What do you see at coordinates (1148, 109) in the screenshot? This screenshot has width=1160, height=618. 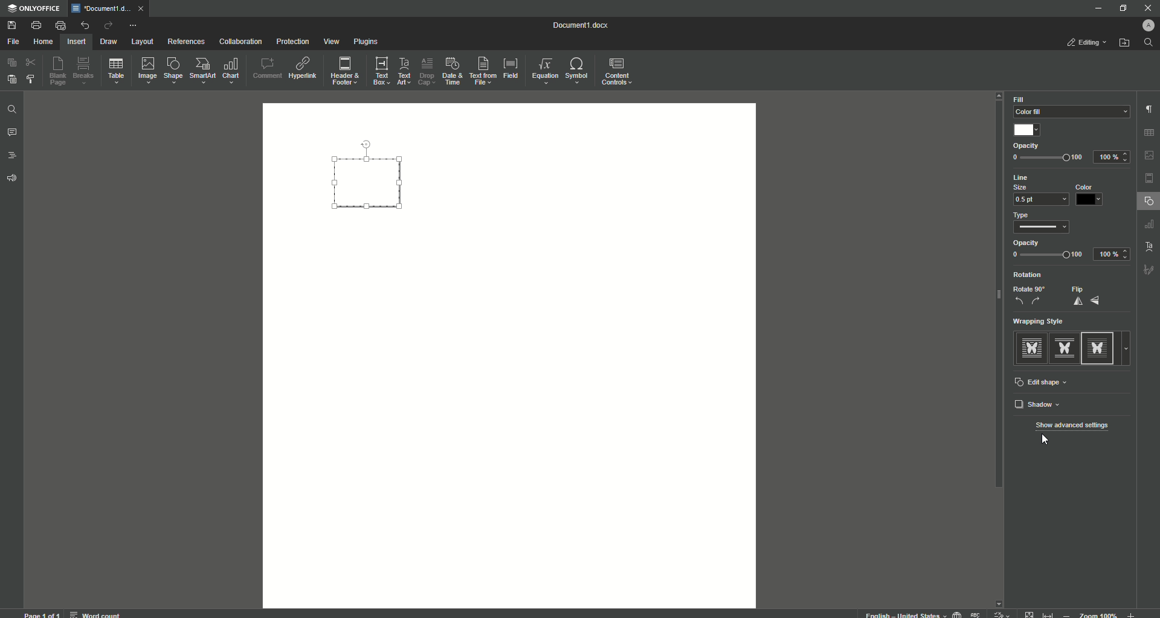 I see ` Paragraph Settings` at bounding box center [1148, 109].